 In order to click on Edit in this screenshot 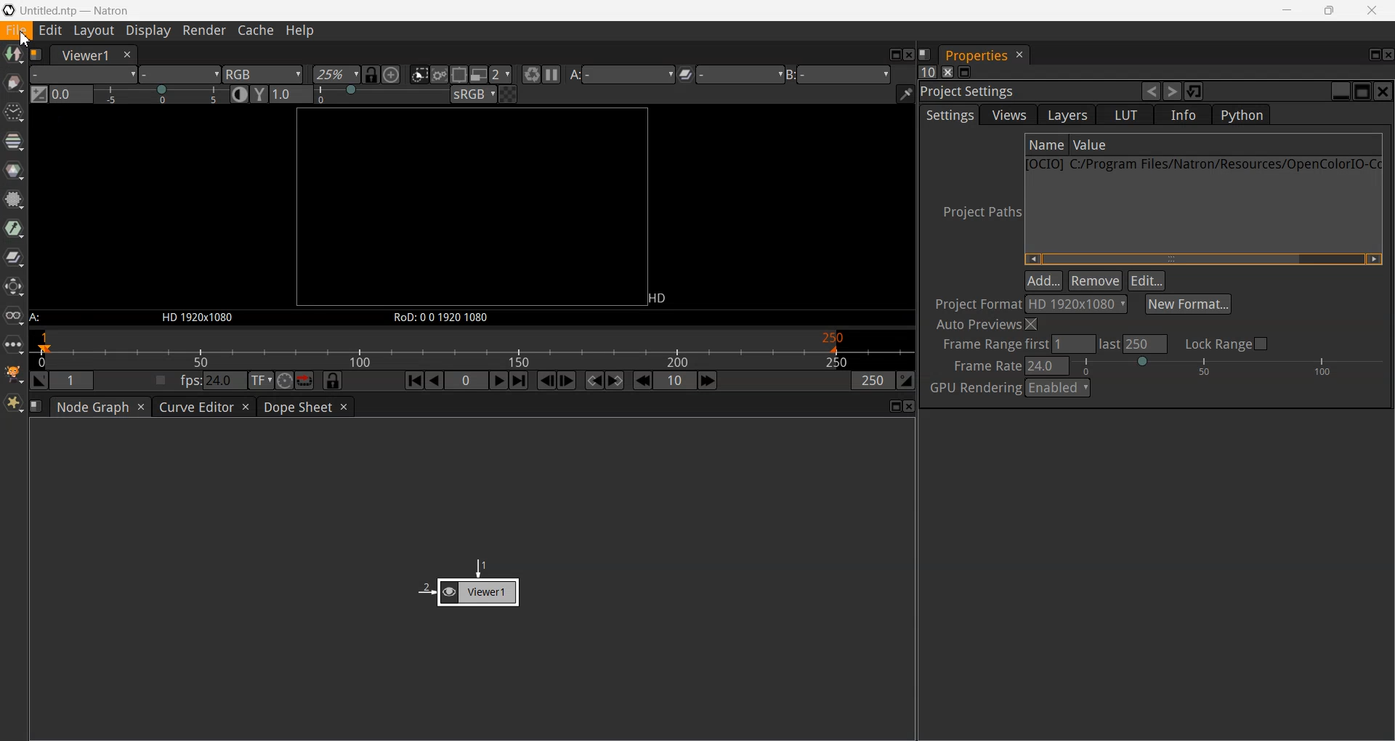, I will do `click(51, 31)`.